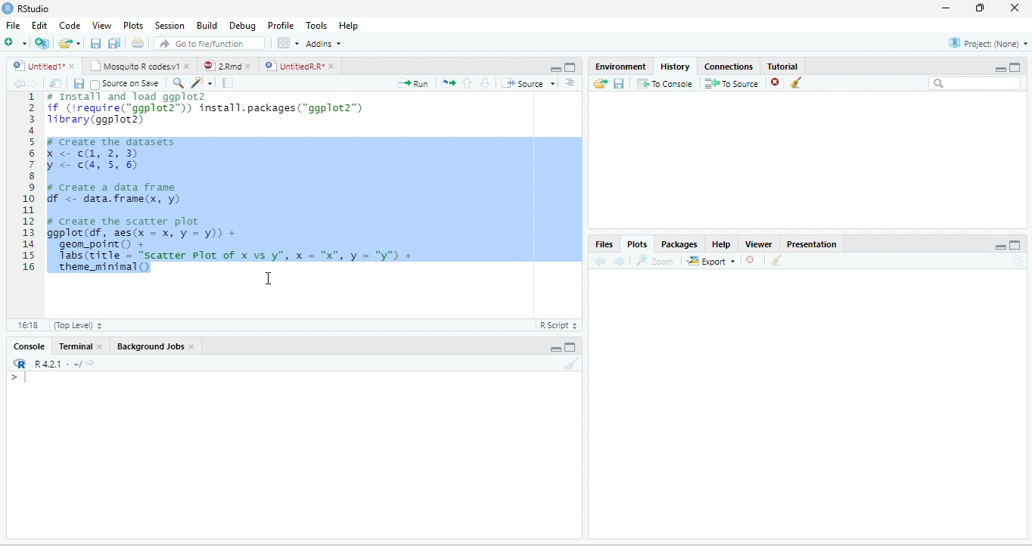 The image size is (1032, 546). What do you see at coordinates (1015, 67) in the screenshot?
I see `Maximize` at bounding box center [1015, 67].